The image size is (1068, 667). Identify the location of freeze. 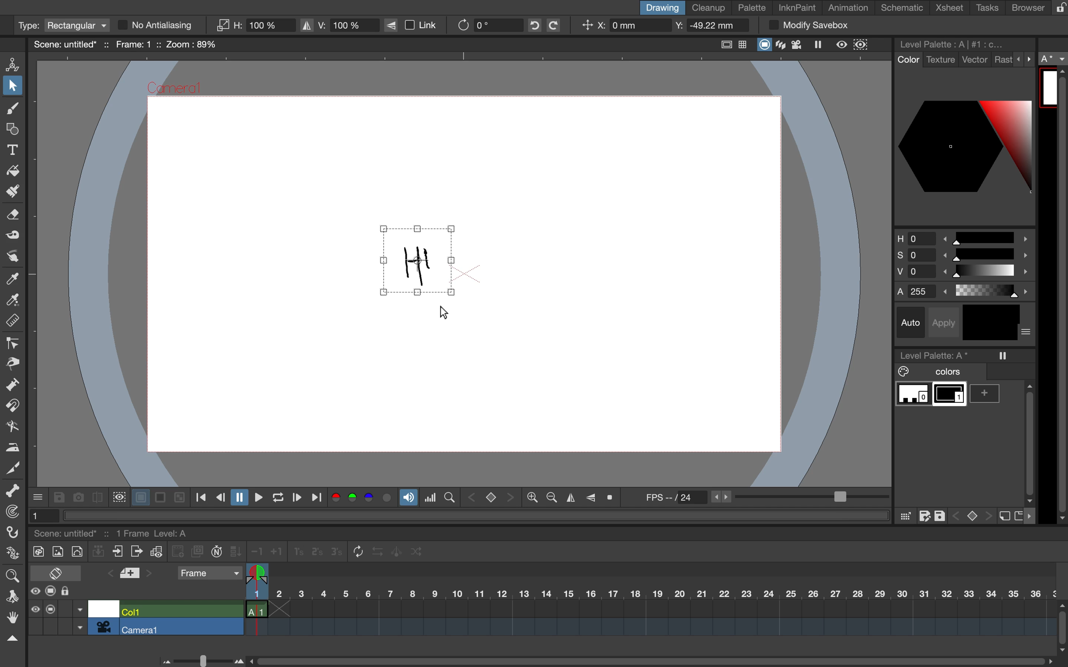
(1004, 356).